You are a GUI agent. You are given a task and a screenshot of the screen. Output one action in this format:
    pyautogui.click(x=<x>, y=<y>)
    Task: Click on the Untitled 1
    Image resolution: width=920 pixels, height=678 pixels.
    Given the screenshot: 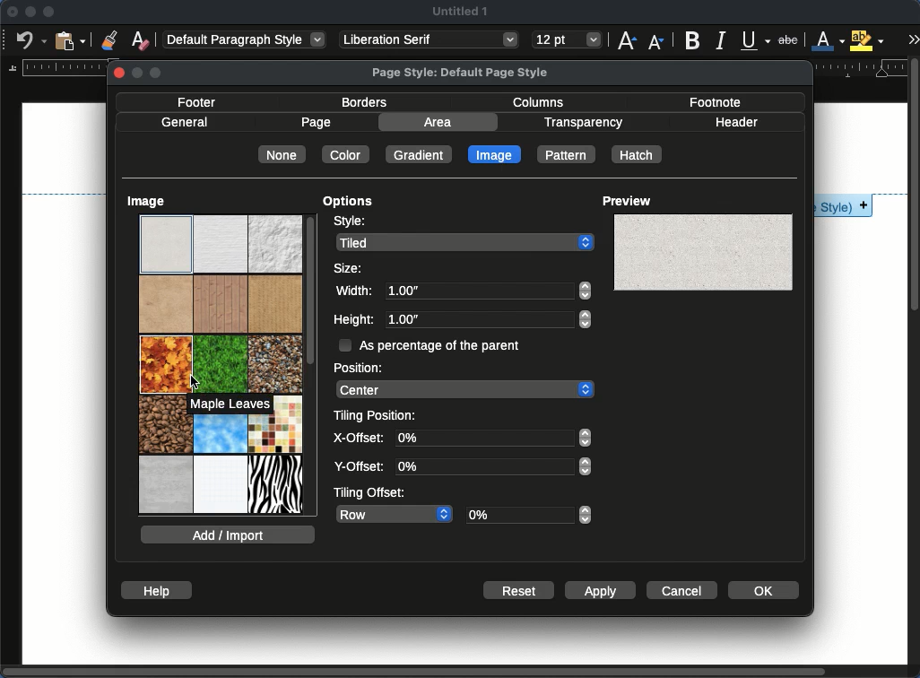 What is the action you would take?
    pyautogui.click(x=459, y=12)
    